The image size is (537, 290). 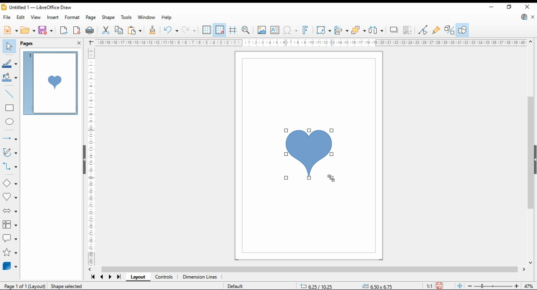 What do you see at coordinates (275, 30) in the screenshot?
I see `insert text box` at bounding box center [275, 30].